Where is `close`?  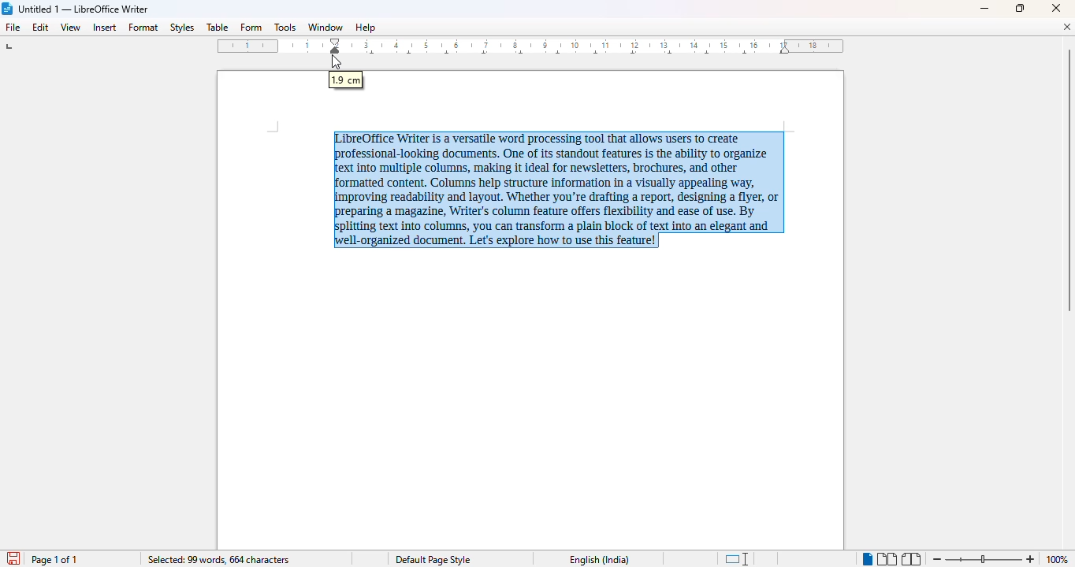 close is located at coordinates (1055, 8).